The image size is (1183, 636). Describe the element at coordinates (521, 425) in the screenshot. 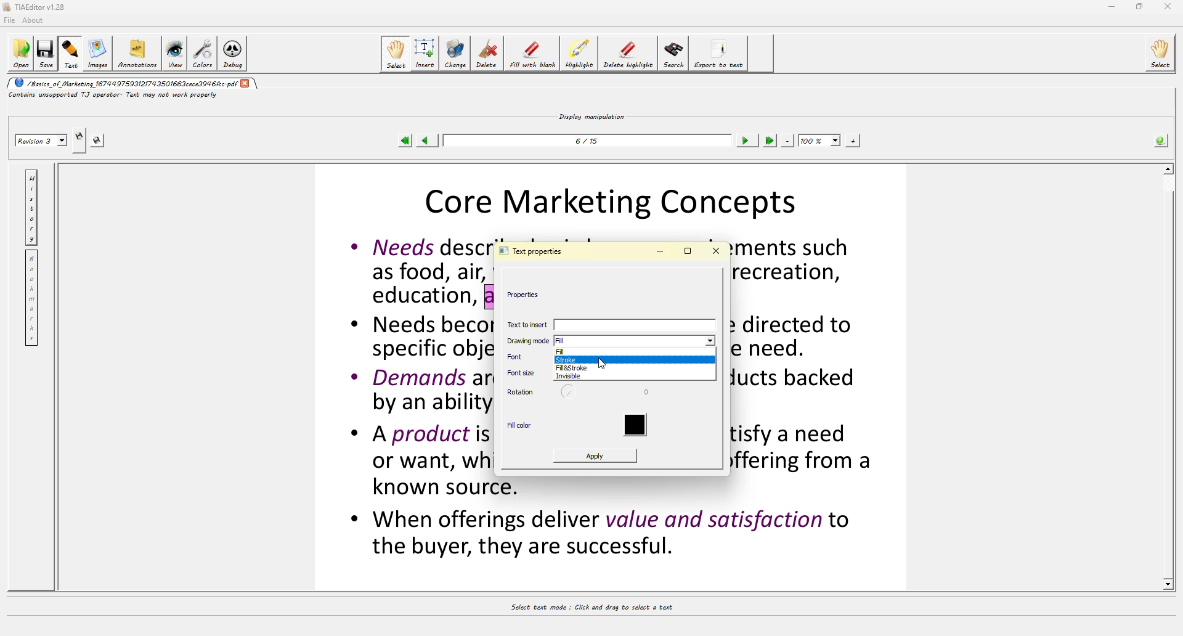

I see `fill color` at that location.